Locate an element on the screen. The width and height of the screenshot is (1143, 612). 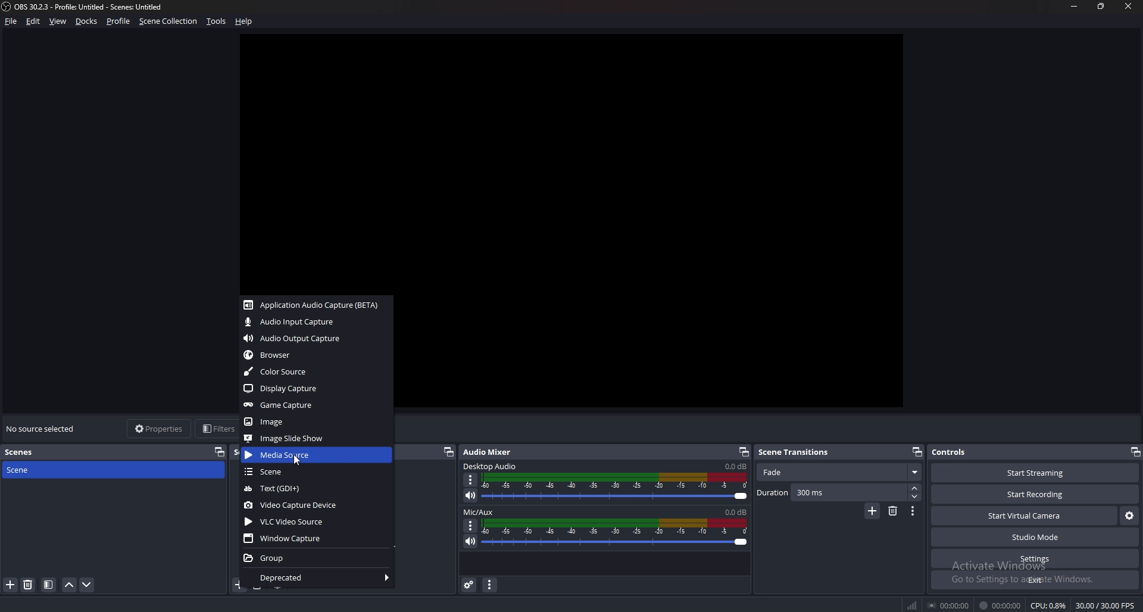
view is located at coordinates (58, 22).